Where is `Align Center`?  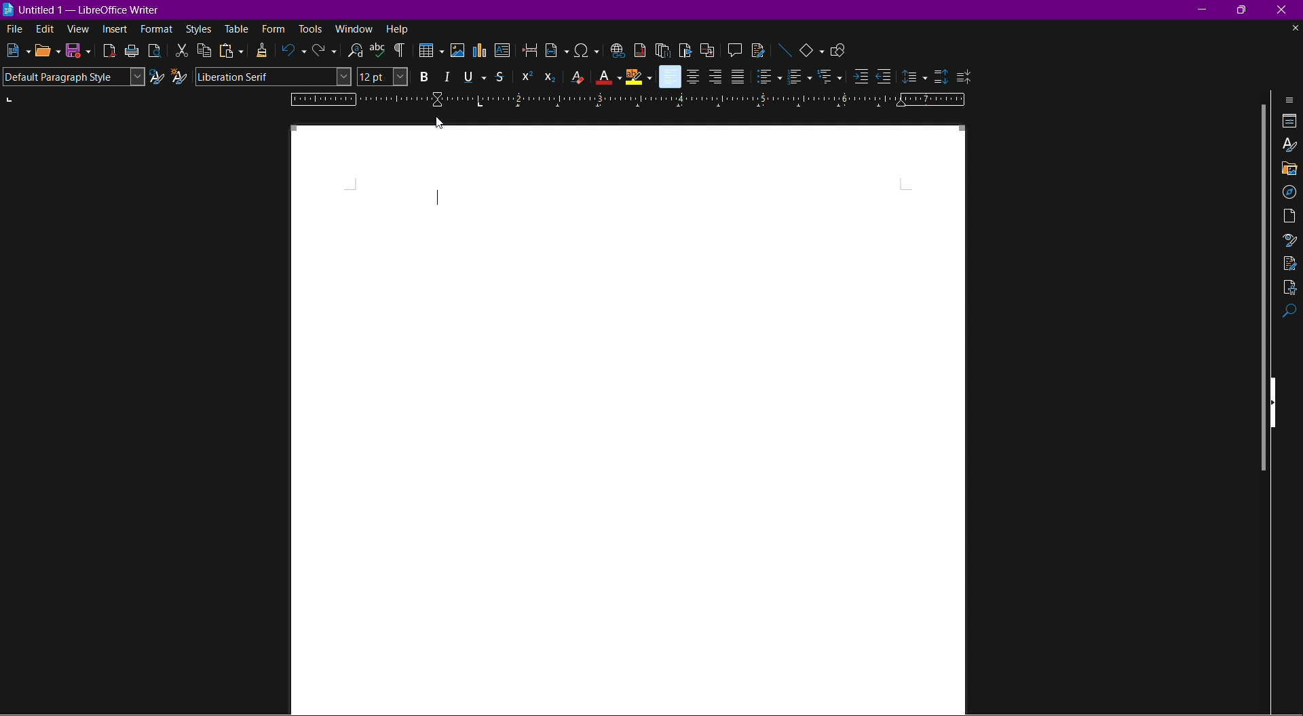 Align Center is located at coordinates (694, 76).